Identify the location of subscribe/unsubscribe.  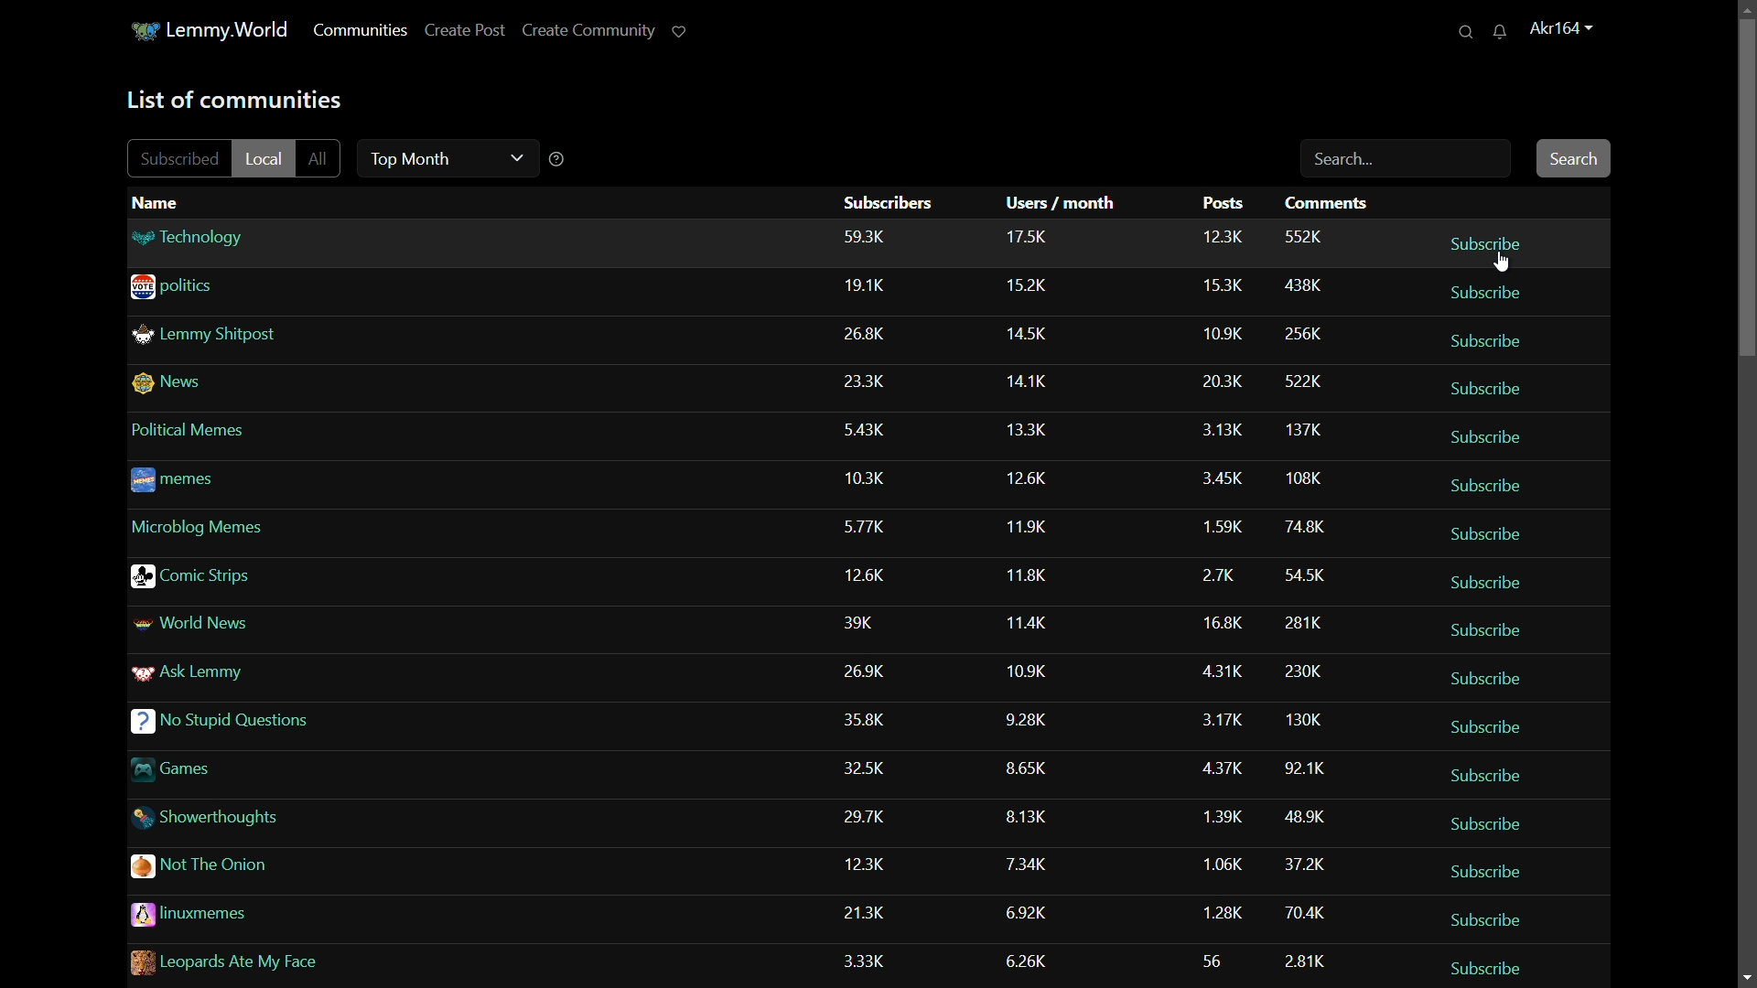
(1487, 629).